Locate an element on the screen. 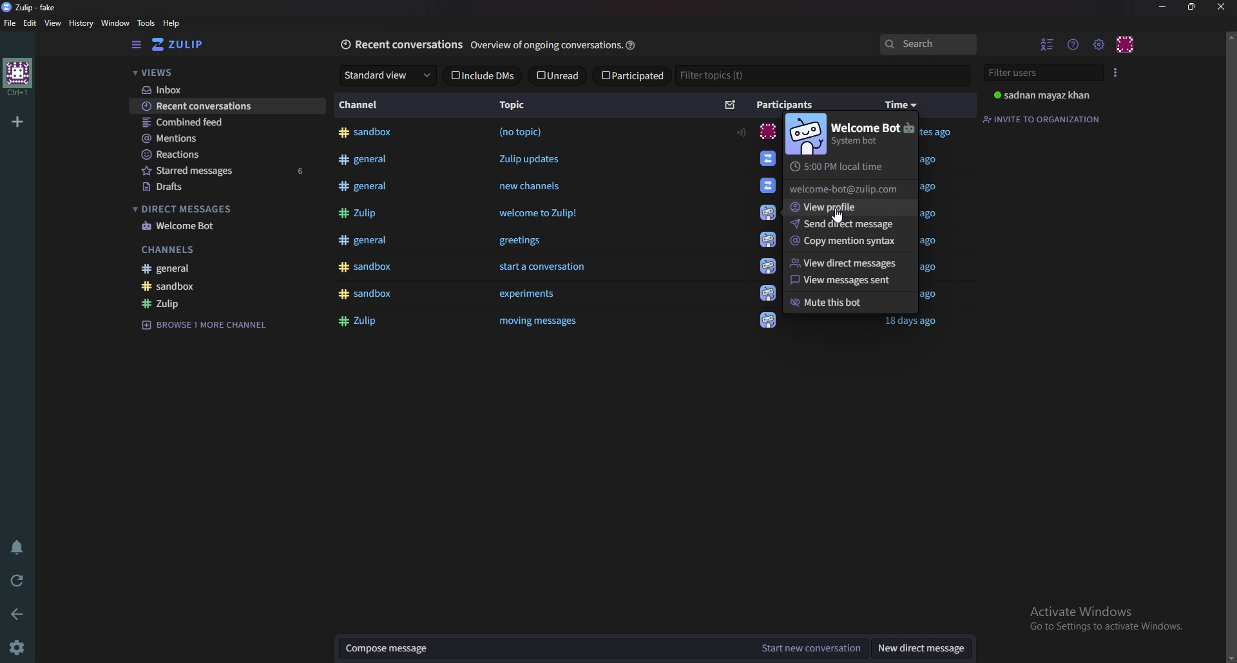 Image resolution: width=1237 pixels, height=663 pixels. home is located at coordinates (17, 77).